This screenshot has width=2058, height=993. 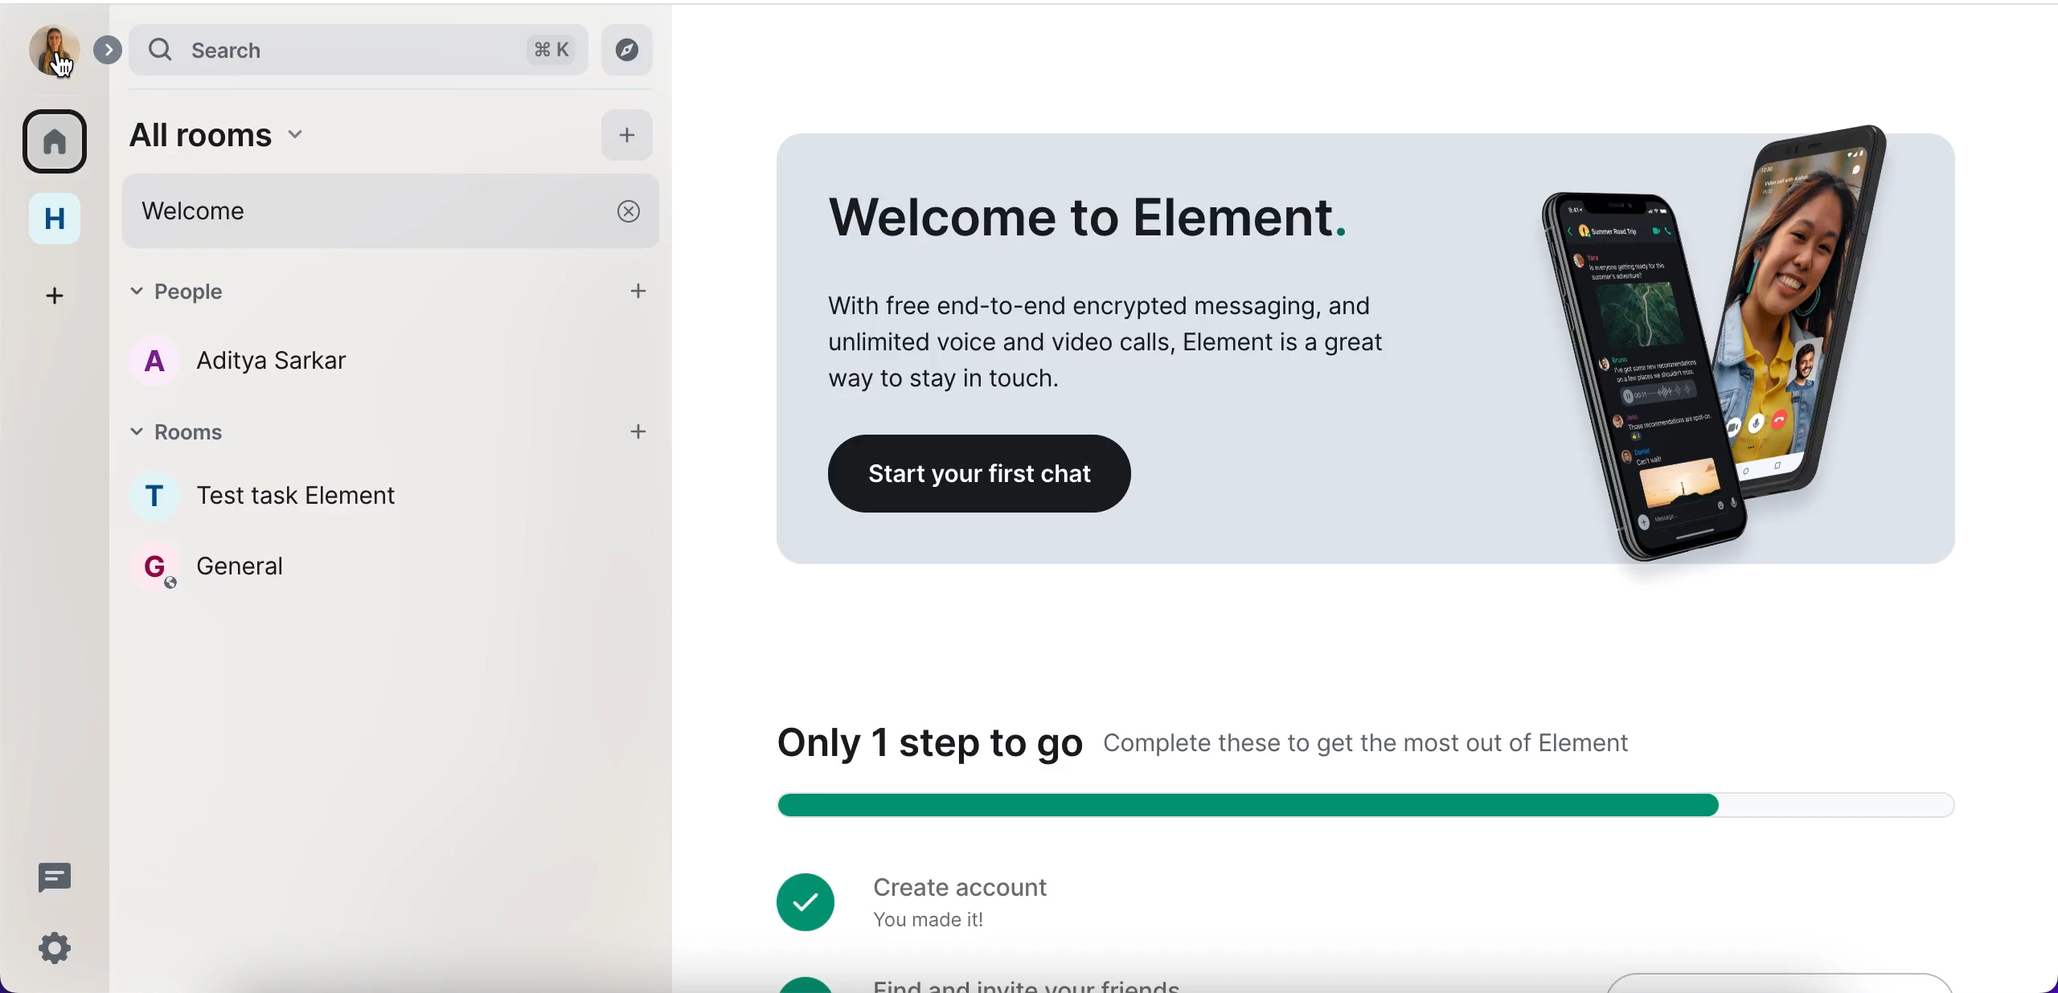 What do you see at coordinates (362, 50) in the screenshot?
I see `search` at bounding box center [362, 50].